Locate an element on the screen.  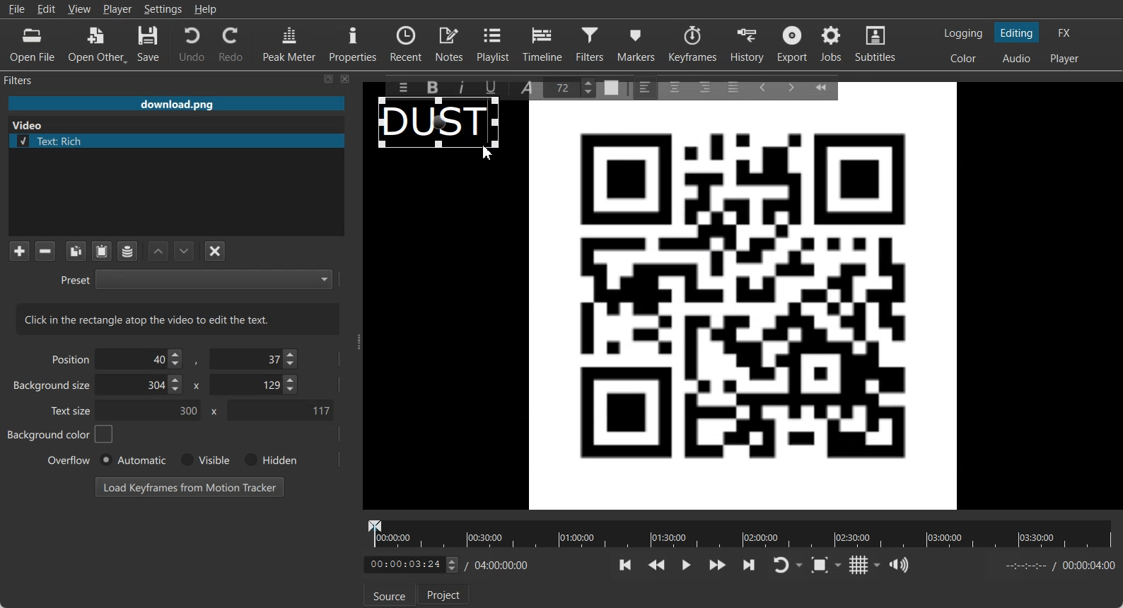
Undo is located at coordinates (192, 43).